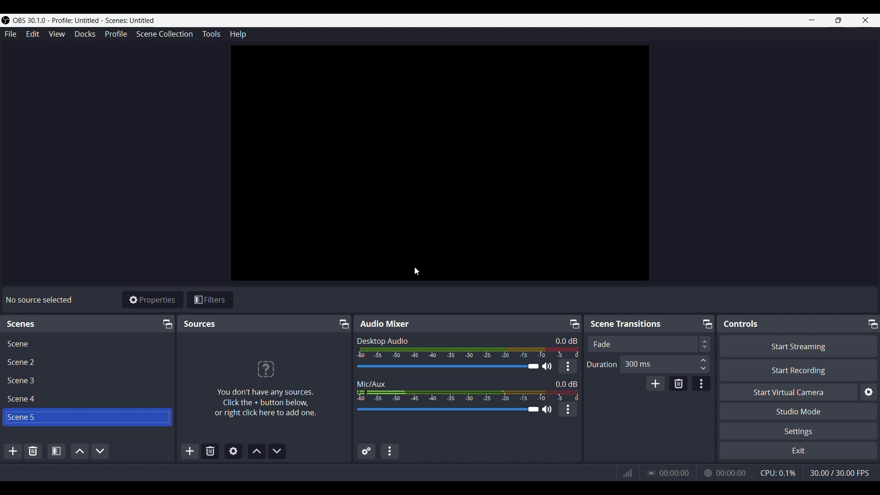 The image size is (880, 495). Describe the element at coordinates (210, 451) in the screenshot. I see `Remove Selected Source` at that location.